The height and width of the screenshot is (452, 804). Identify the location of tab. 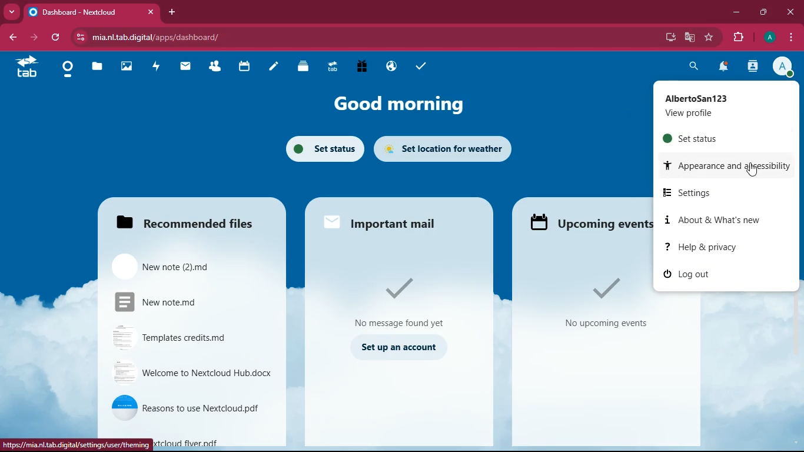
(91, 9).